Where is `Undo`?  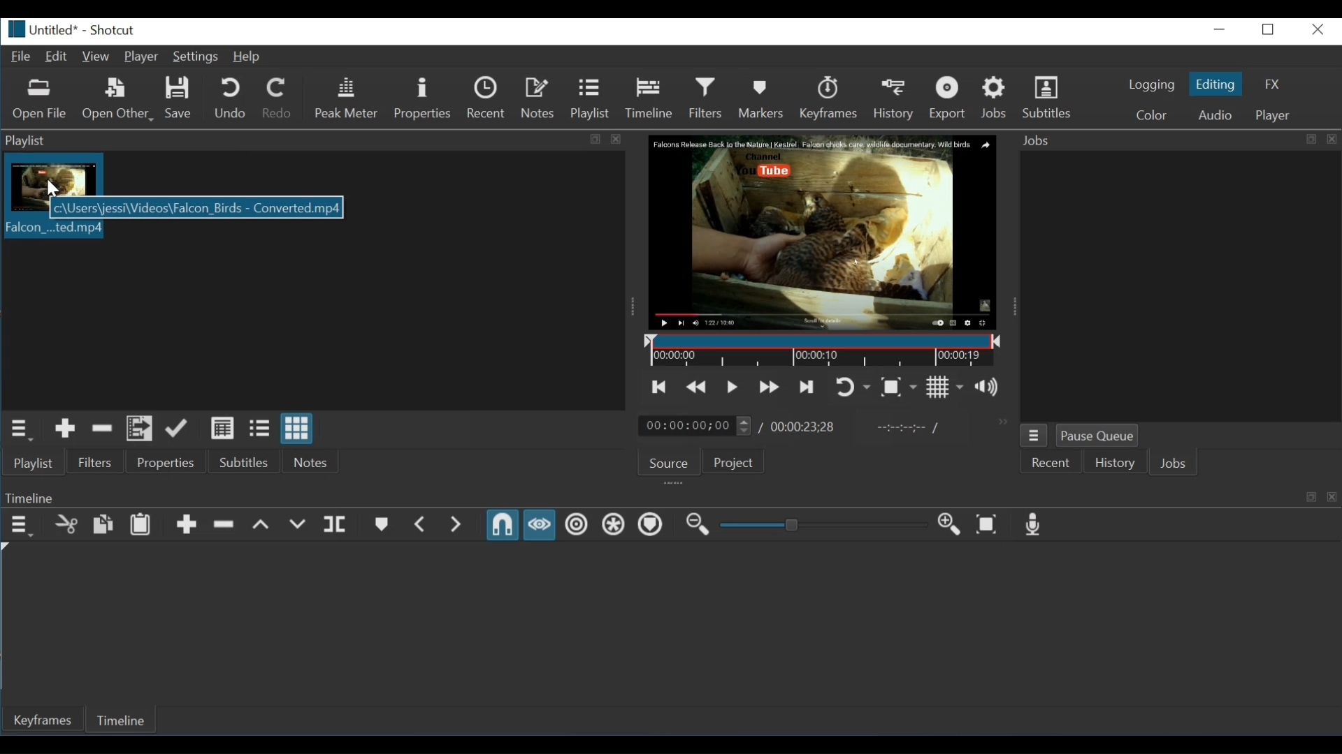
Undo is located at coordinates (232, 98).